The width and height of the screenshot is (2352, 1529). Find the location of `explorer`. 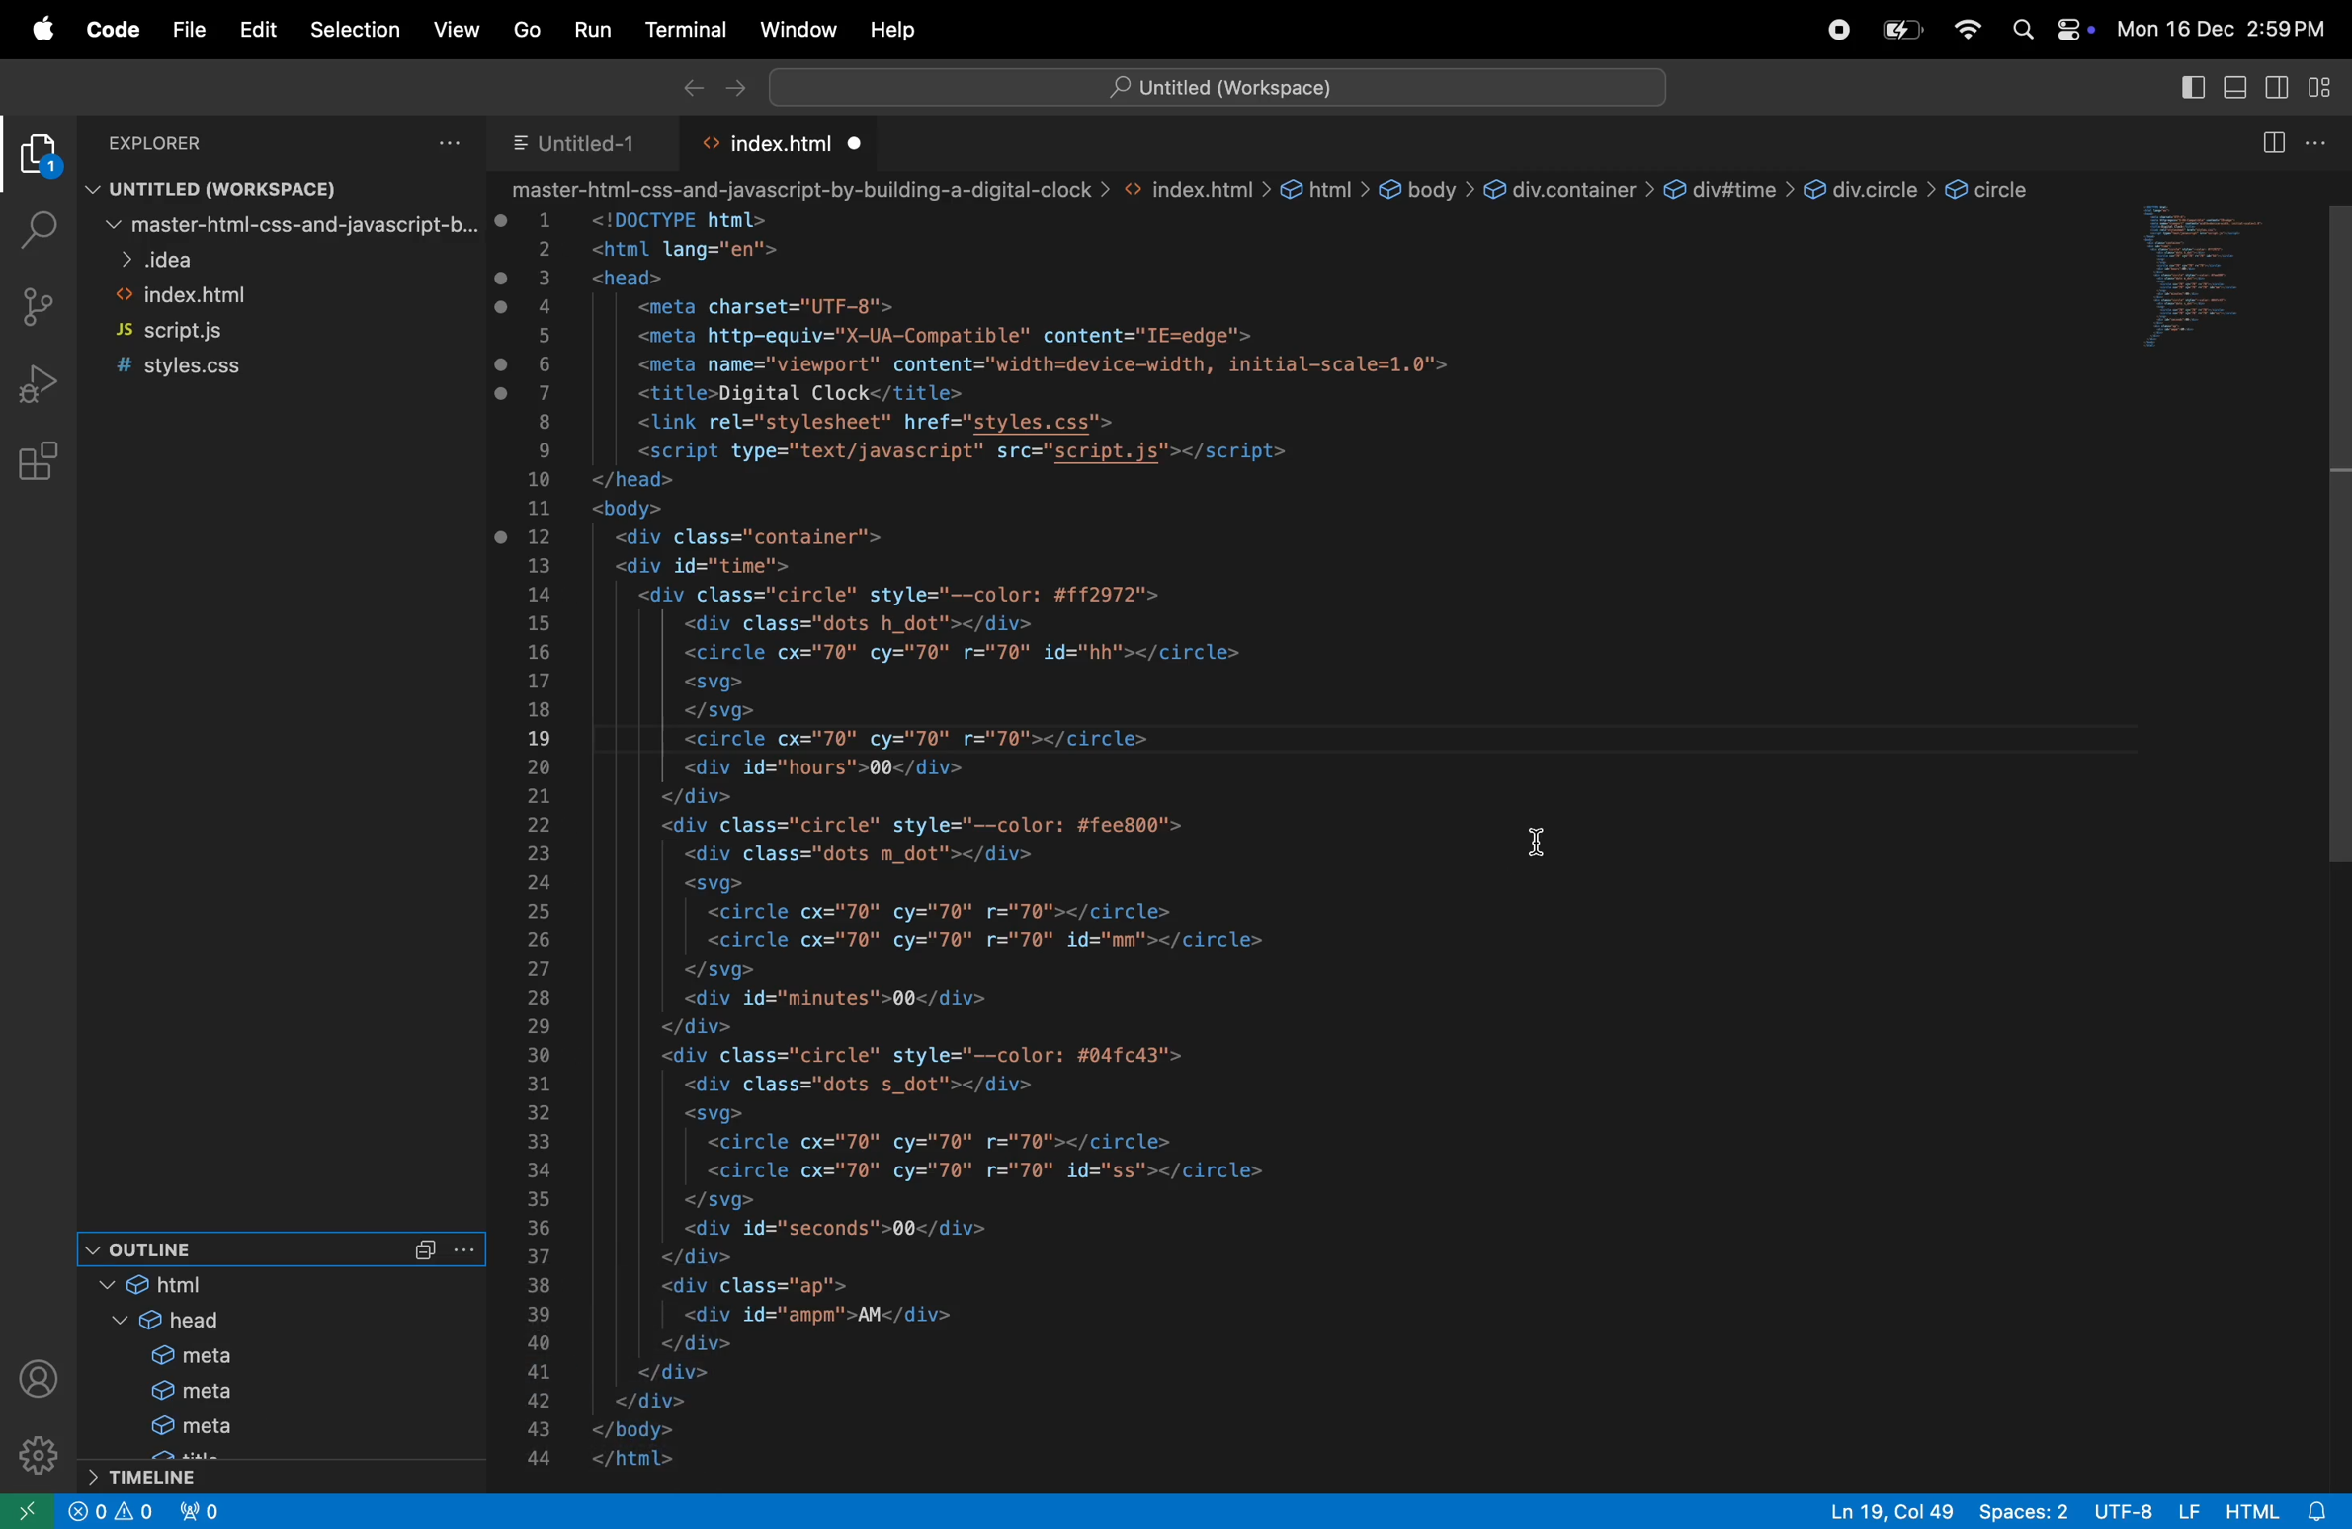

explorer is located at coordinates (38, 158).